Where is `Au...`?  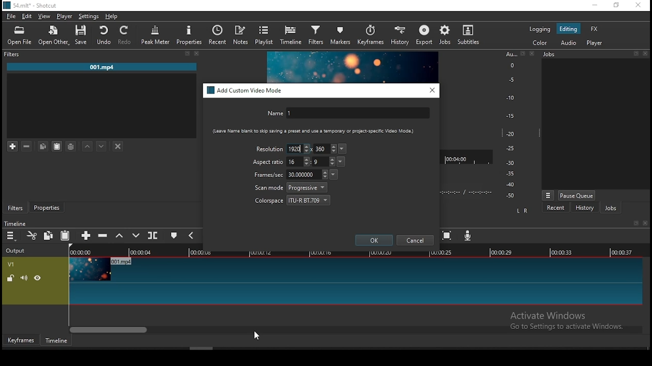 Au... is located at coordinates (509, 54).